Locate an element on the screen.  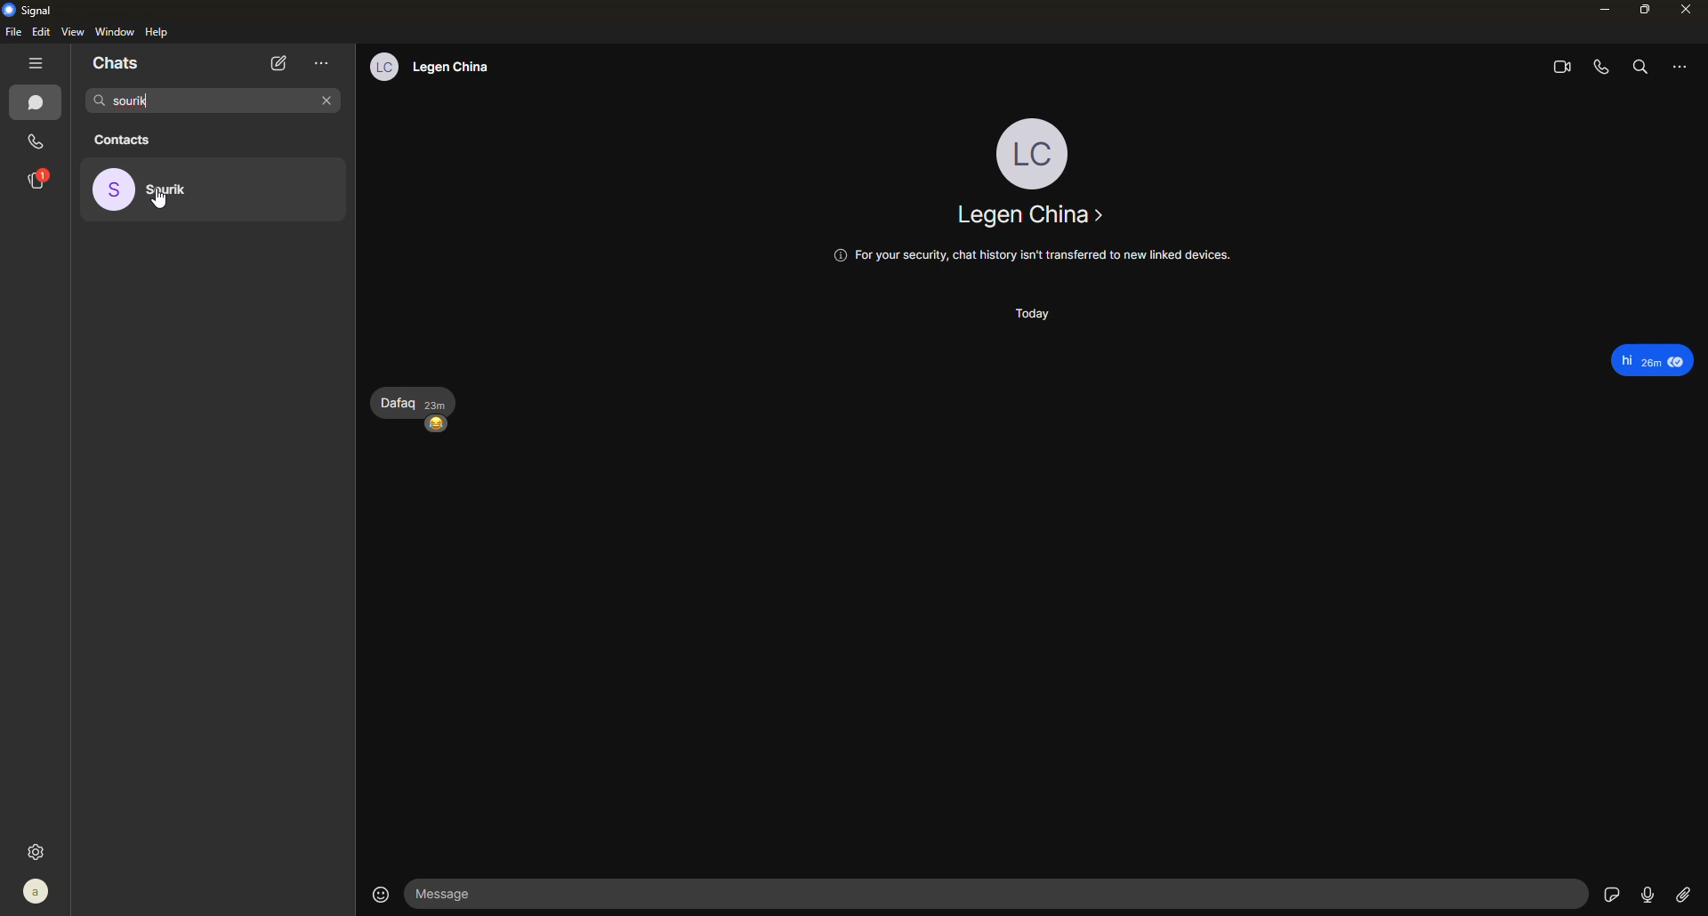
record is located at coordinates (1647, 895).